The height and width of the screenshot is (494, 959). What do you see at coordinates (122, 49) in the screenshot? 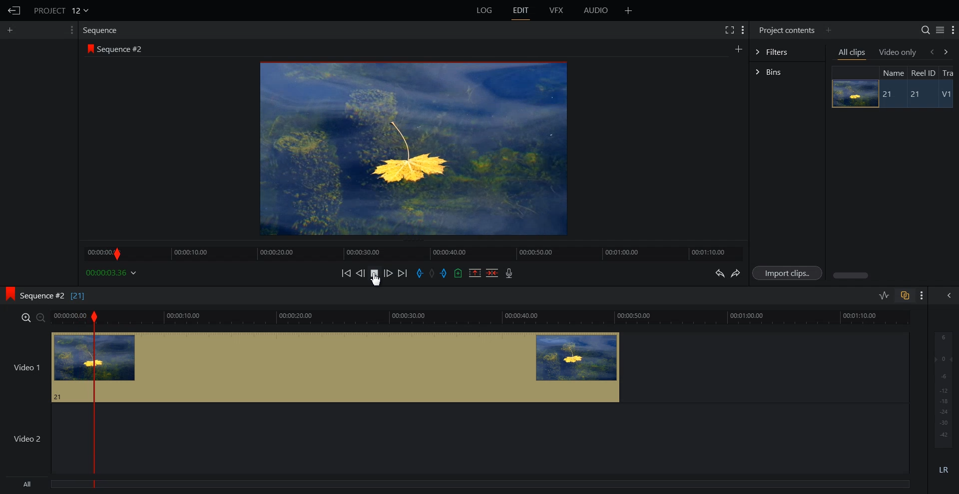
I see `Sequence #2` at bounding box center [122, 49].